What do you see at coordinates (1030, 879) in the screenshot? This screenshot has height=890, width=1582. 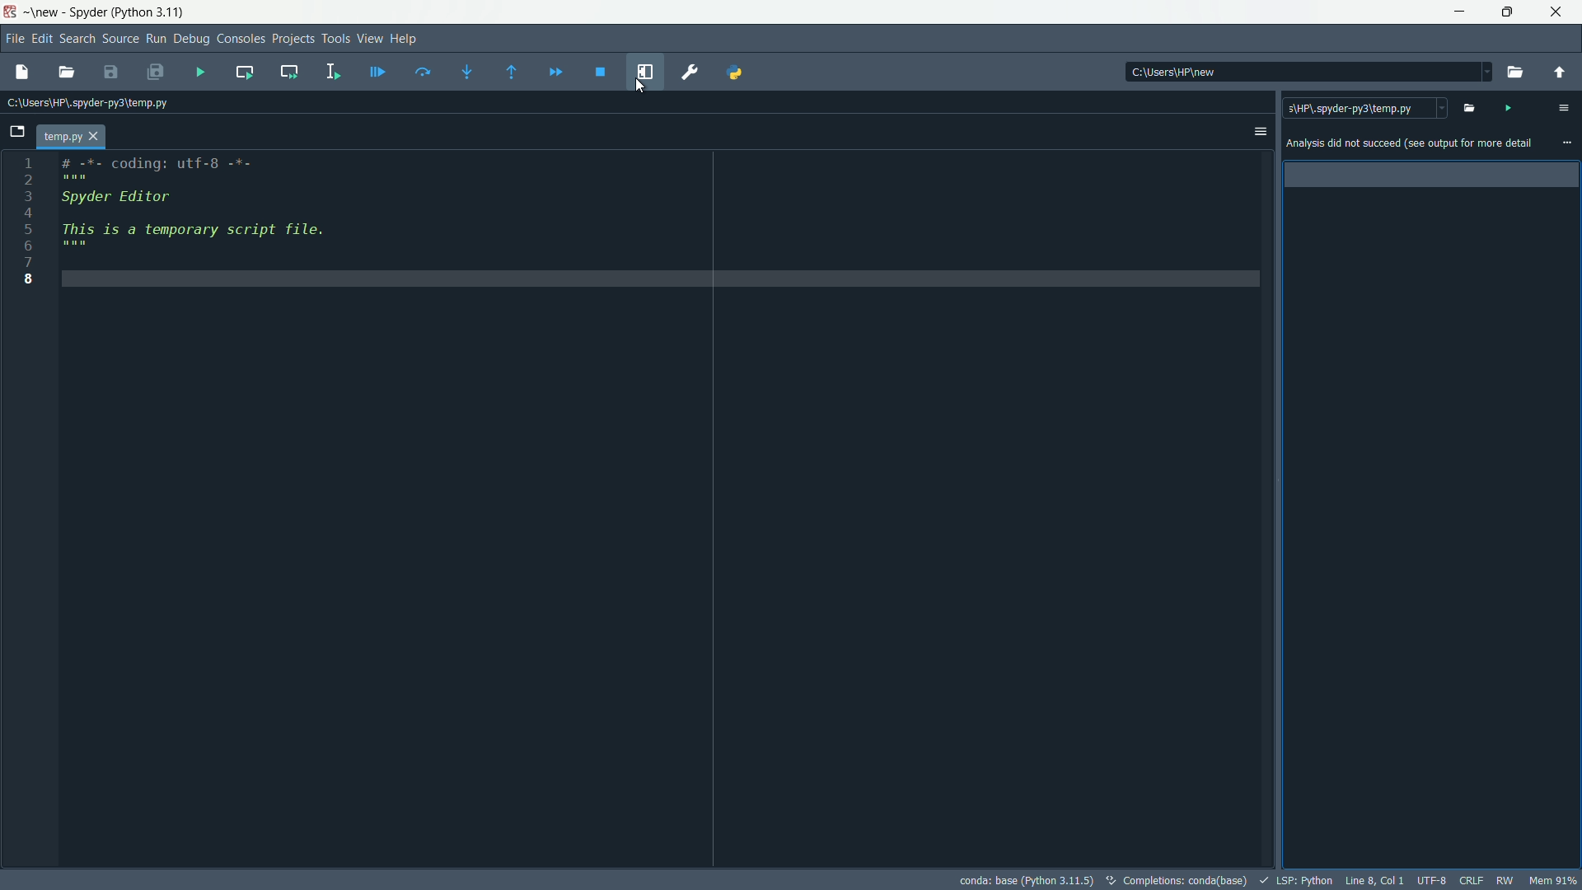 I see `conda: base (Python 3.11.5)` at bounding box center [1030, 879].